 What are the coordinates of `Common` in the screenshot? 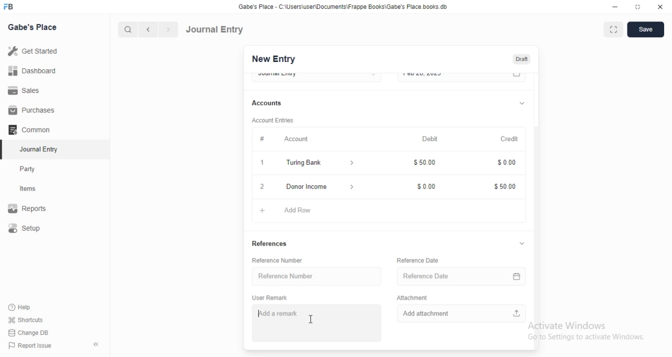 It's located at (32, 130).